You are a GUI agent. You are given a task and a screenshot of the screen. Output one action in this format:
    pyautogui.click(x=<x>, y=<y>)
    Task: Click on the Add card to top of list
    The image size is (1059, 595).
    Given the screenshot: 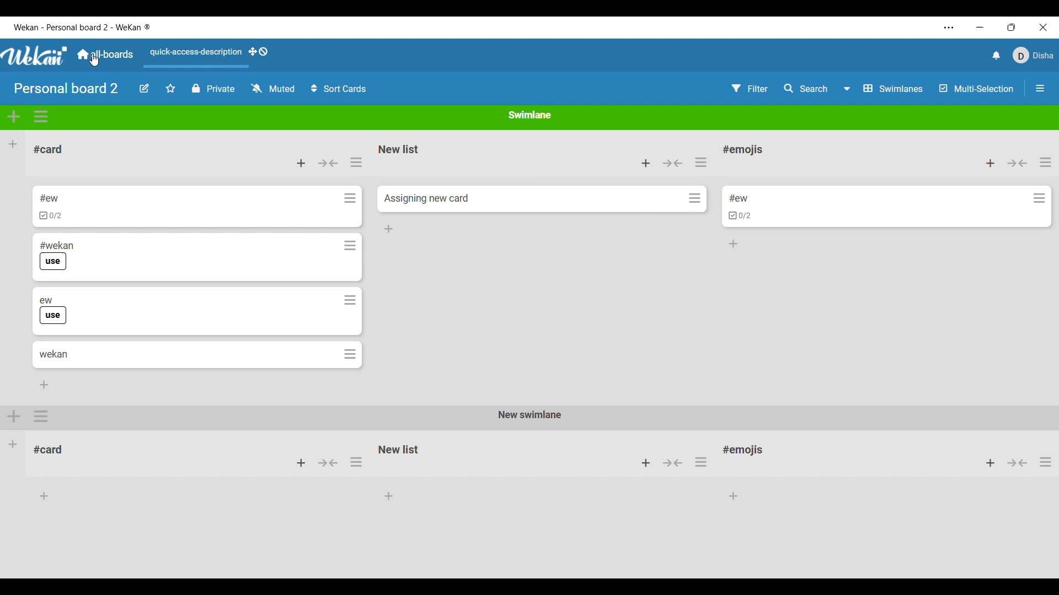 What is the action you would take?
    pyautogui.click(x=990, y=163)
    